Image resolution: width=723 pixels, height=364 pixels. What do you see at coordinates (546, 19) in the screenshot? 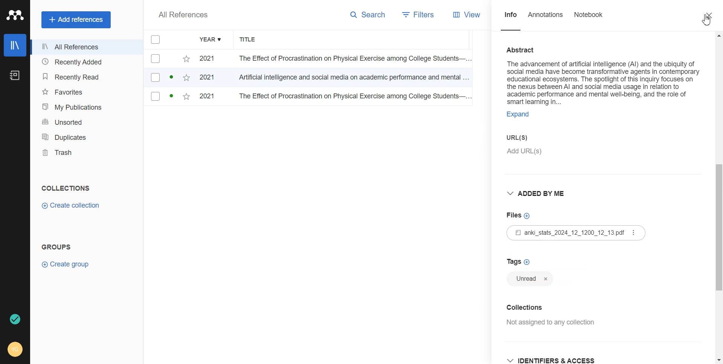
I see `Annotations` at bounding box center [546, 19].